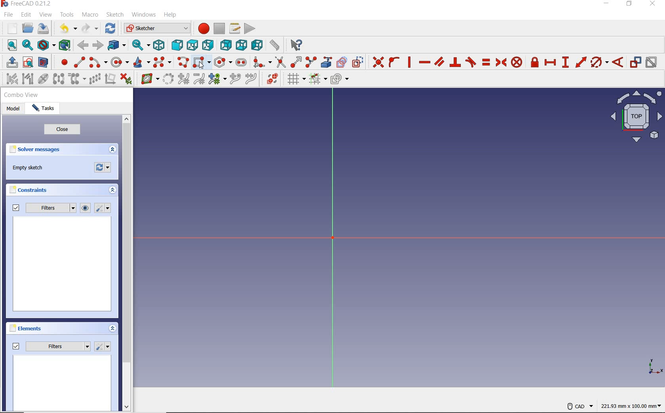 The width and height of the screenshot is (665, 413). Describe the element at coordinates (26, 15) in the screenshot. I see `edit` at that location.